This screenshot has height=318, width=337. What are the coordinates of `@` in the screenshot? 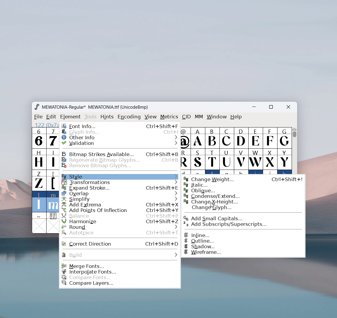 It's located at (186, 138).